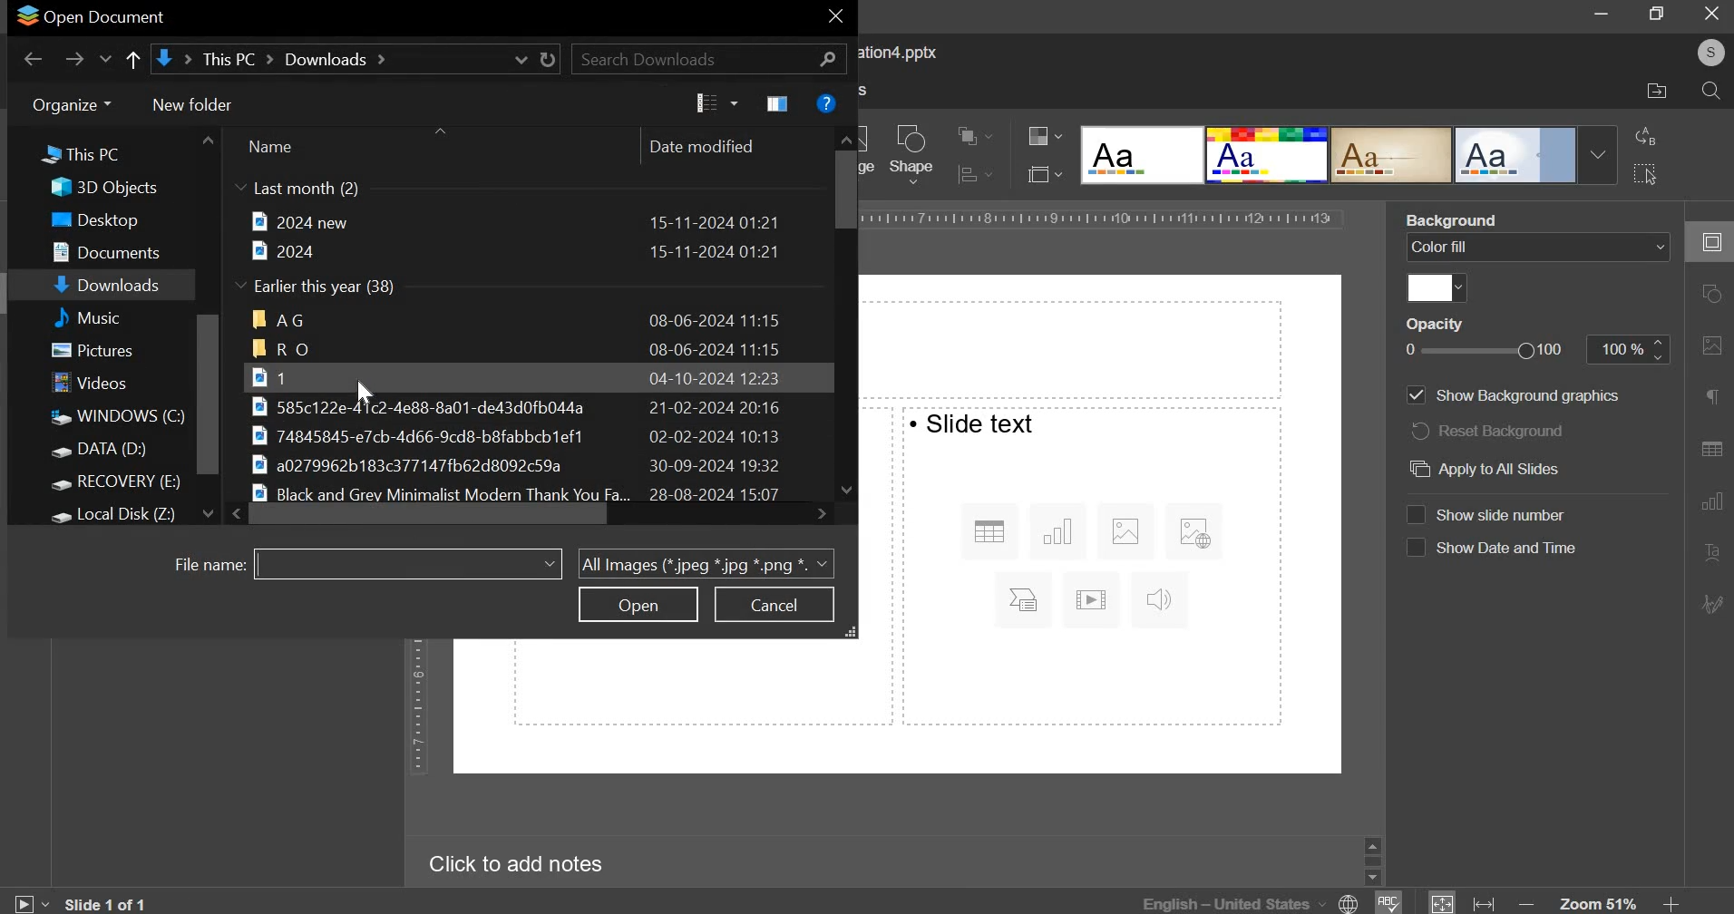  I want to click on file name, so click(406, 562).